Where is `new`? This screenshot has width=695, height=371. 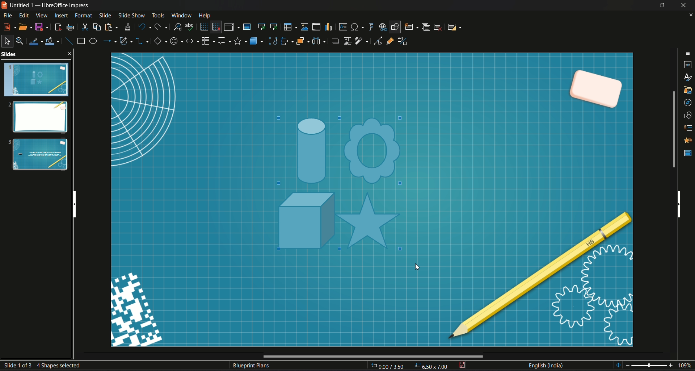
new is located at coordinates (9, 26).